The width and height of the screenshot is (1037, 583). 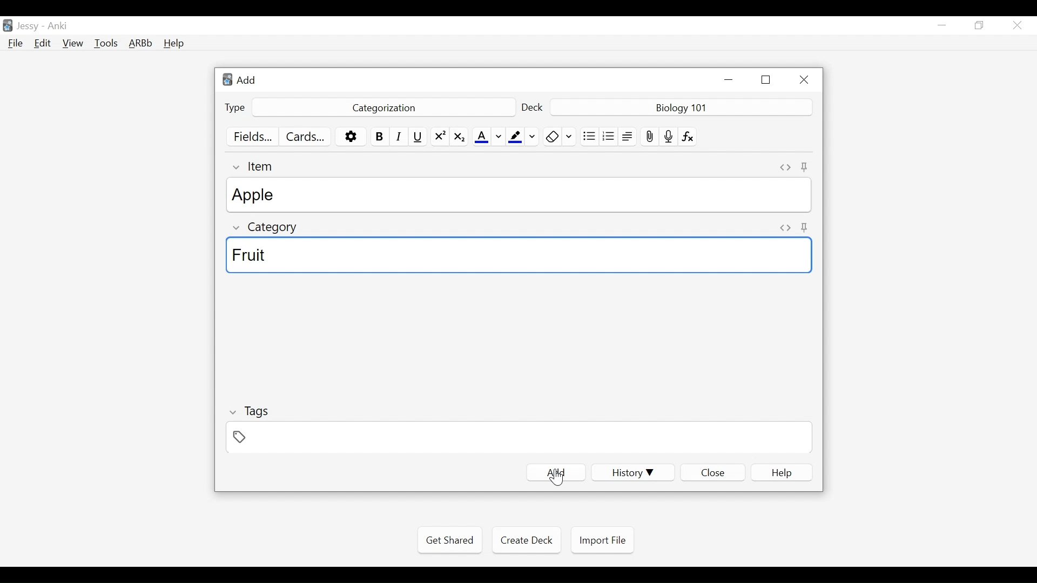 What do you see at coordinates (440, 137) in the screenshot?
I see `Superscript` at bounding box center [440, 137].